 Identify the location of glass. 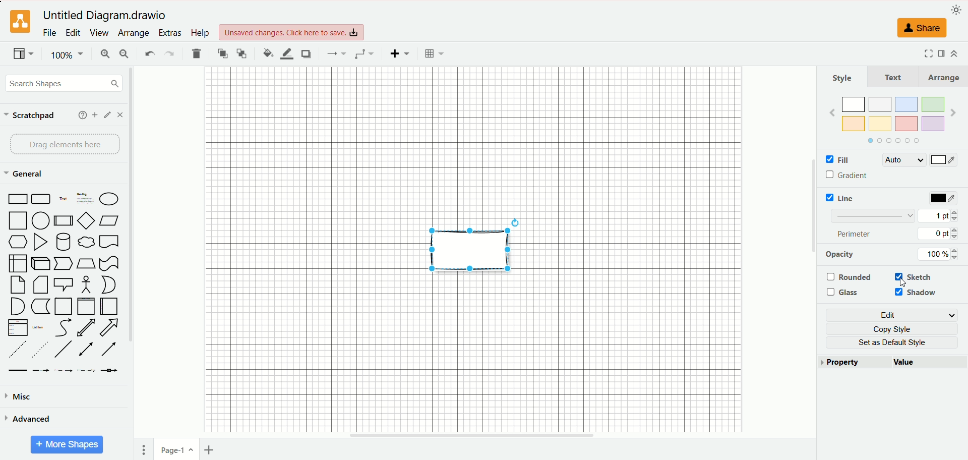
(845, 293).